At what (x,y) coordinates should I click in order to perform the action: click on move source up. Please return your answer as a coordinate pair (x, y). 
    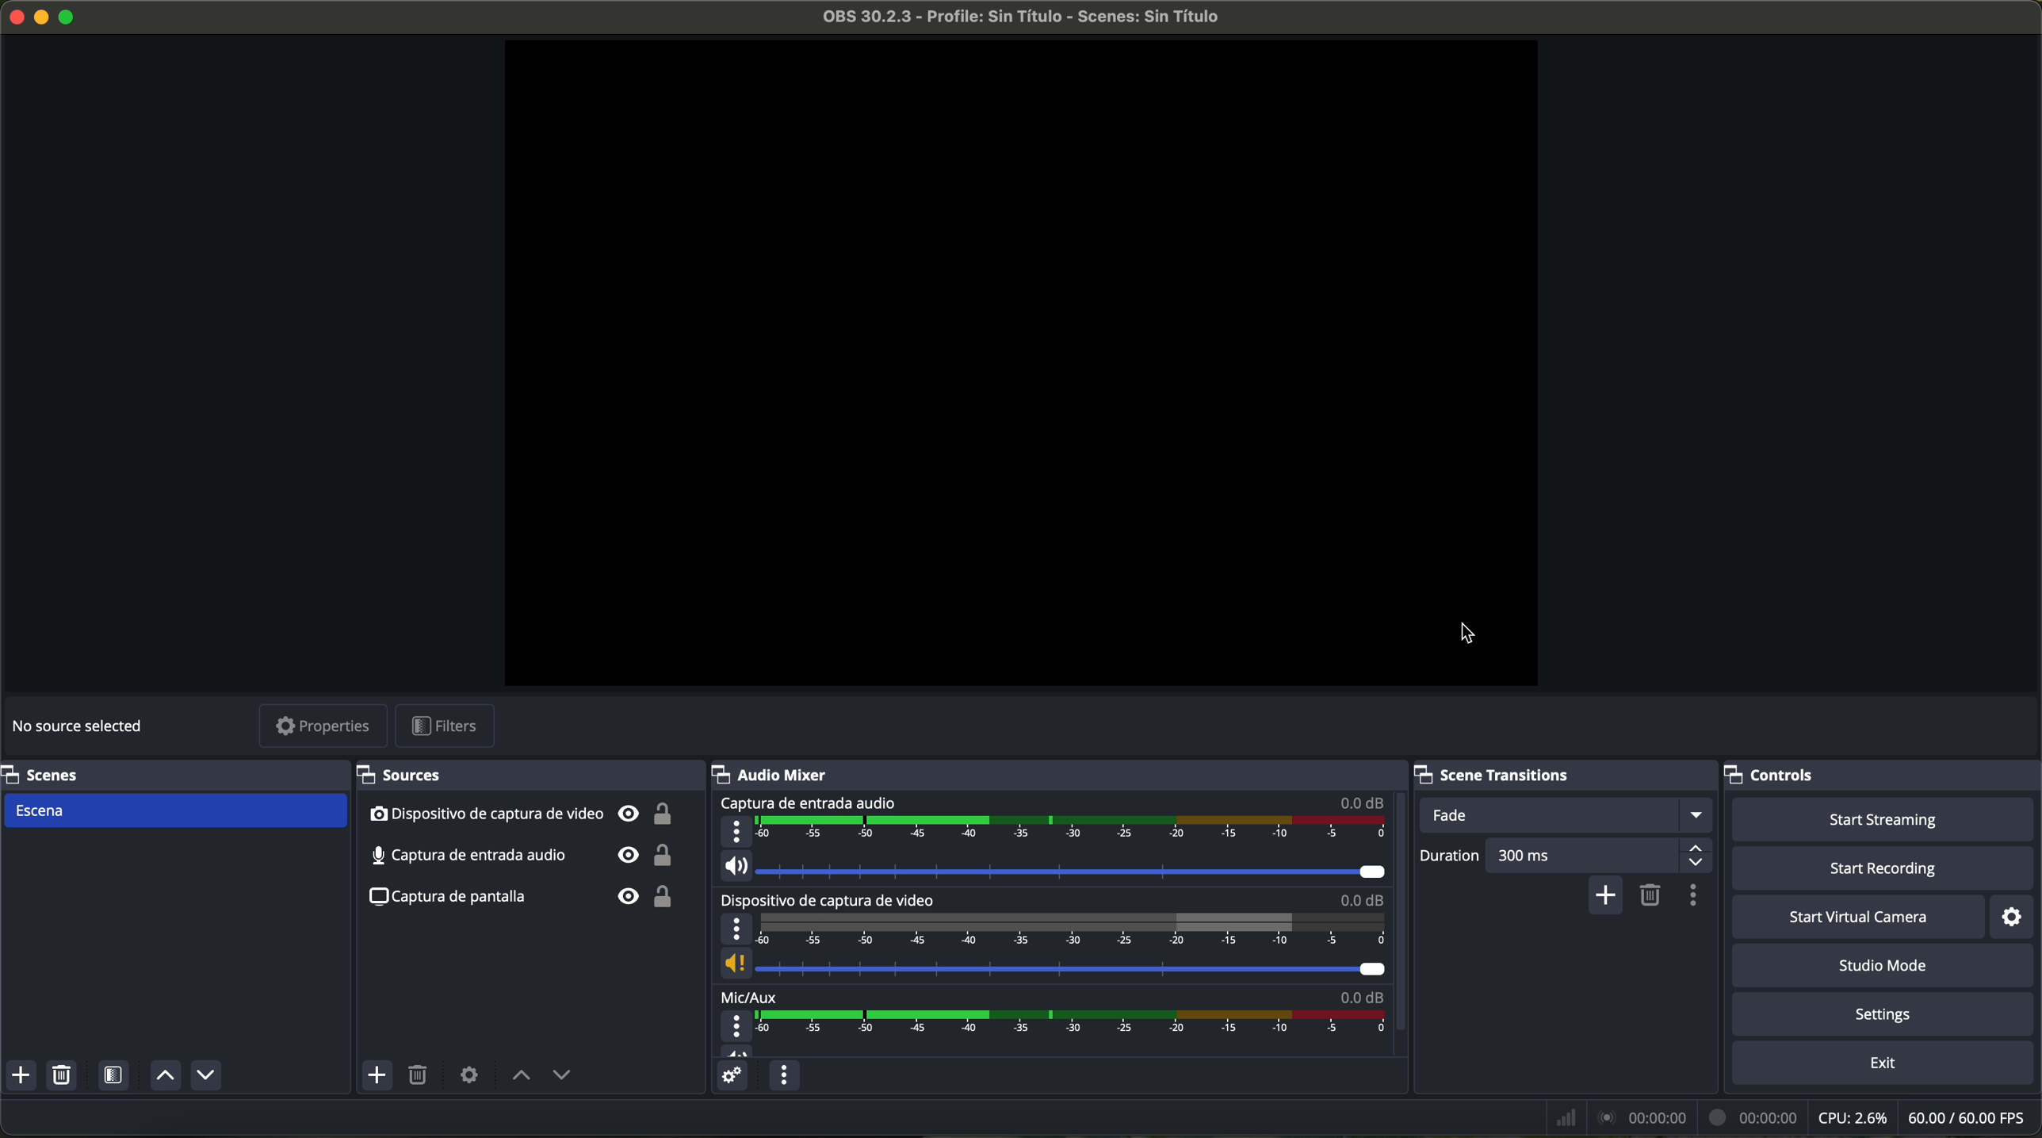
    Looking at the image, I should click on (163, 1077).